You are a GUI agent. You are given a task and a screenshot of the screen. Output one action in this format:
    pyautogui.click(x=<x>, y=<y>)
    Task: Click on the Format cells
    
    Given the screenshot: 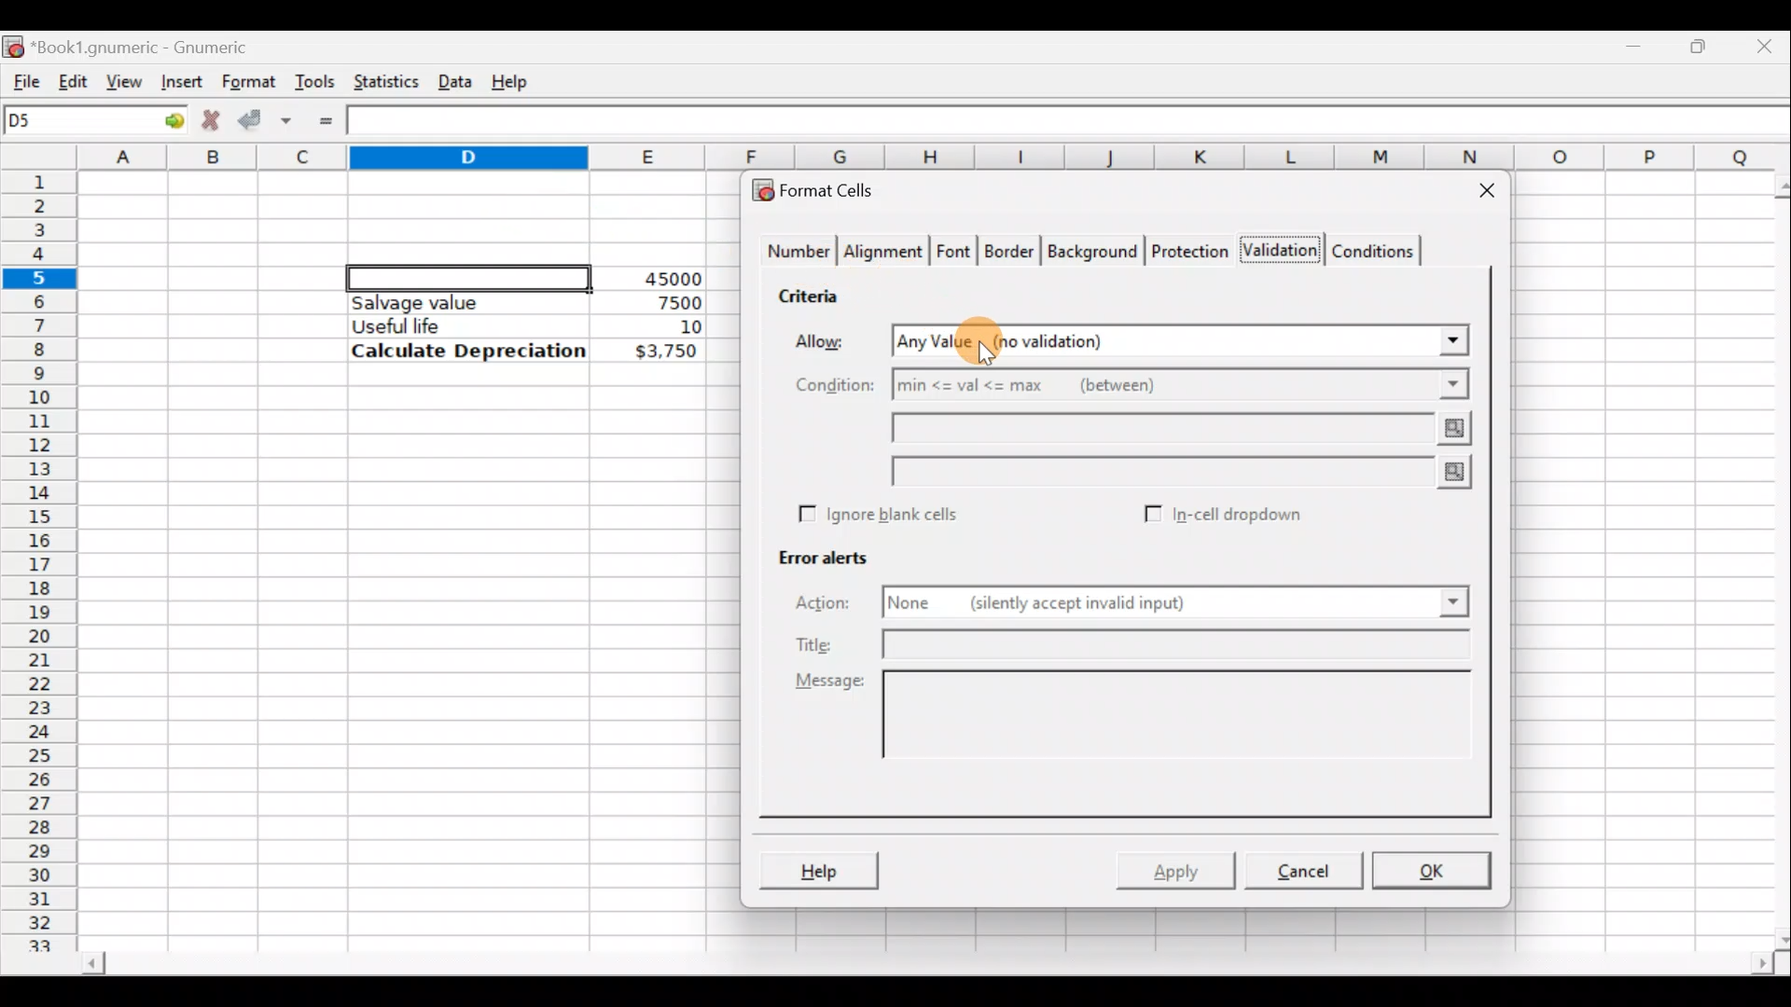 What is the action you would take?
    pyautogui.click(x=824, y=190)
    